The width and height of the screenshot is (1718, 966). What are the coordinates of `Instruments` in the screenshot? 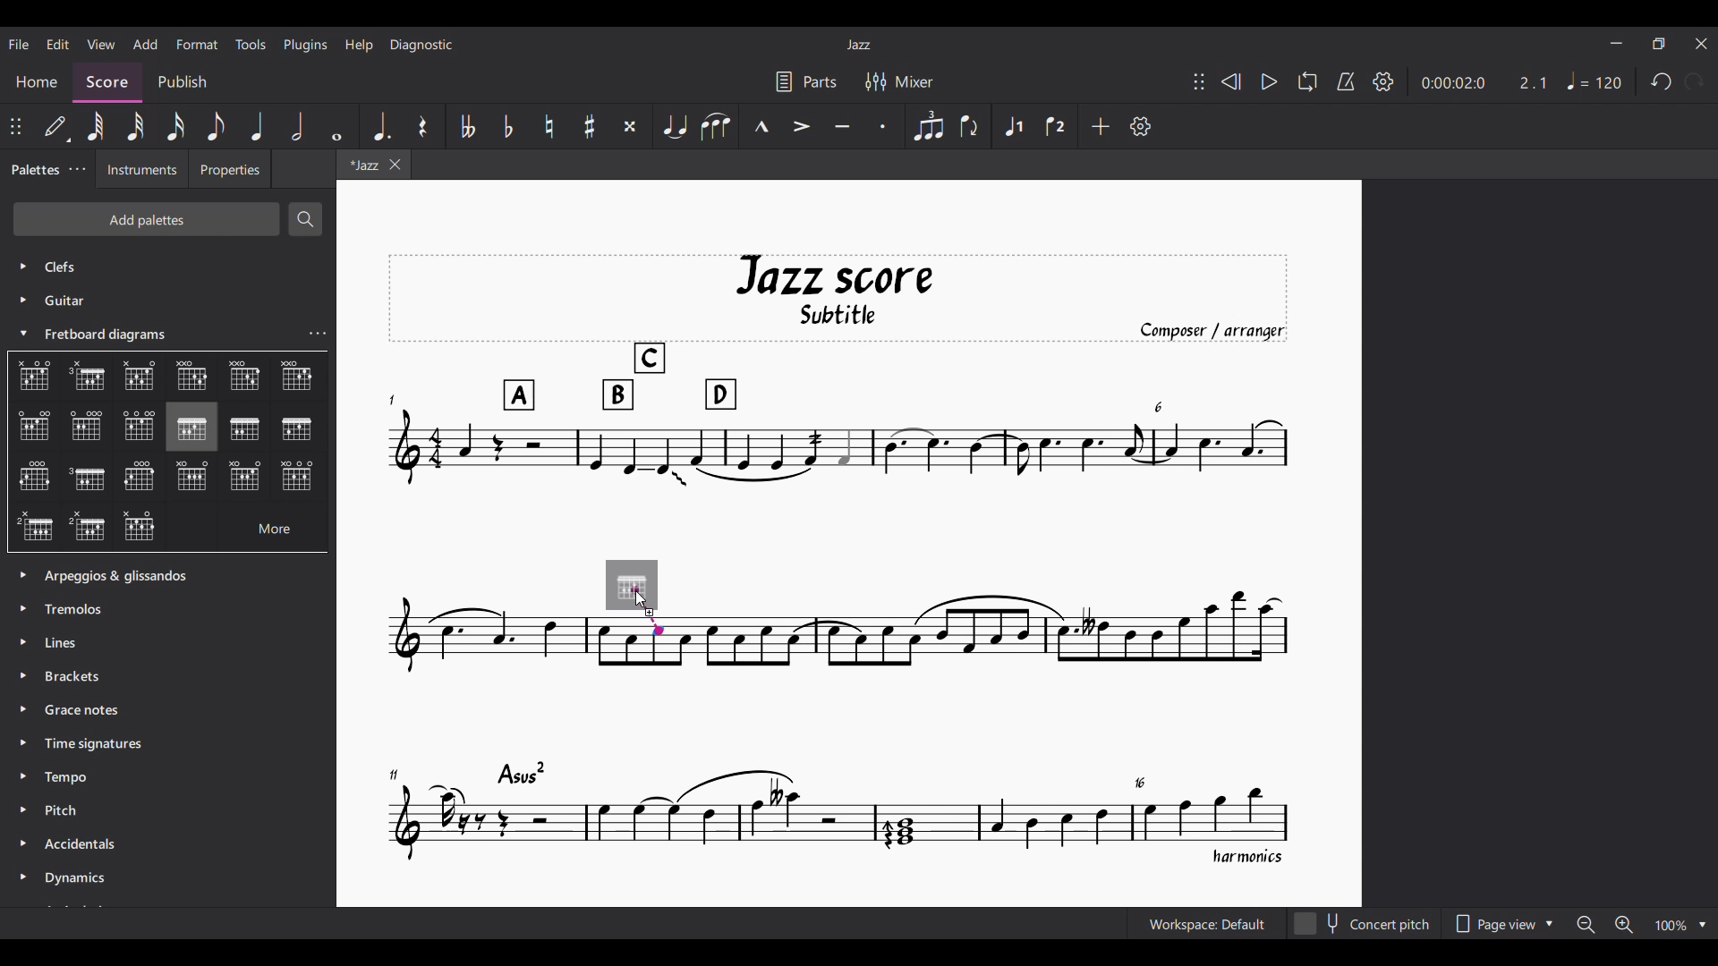 It's located at (138, 173).